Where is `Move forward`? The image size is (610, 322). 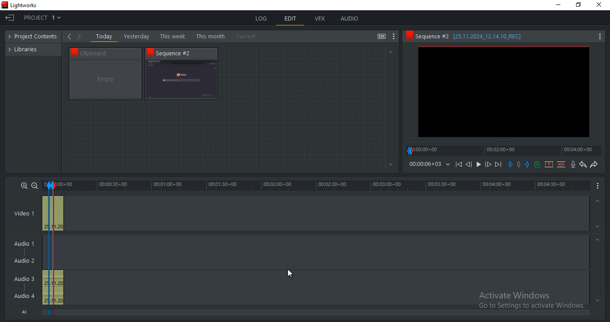 Move forward is located at coordinates (498, 165).